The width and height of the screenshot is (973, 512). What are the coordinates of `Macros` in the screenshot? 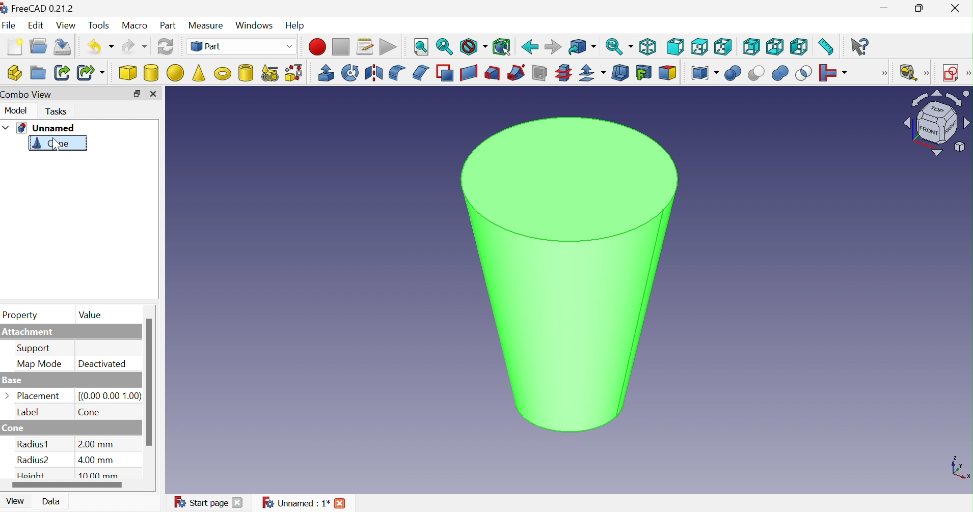 It's located at (366, 47).